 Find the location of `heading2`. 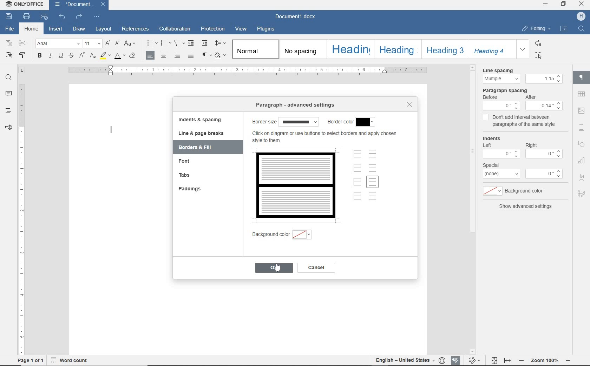

heading2 is located at coordinates (396, 50).